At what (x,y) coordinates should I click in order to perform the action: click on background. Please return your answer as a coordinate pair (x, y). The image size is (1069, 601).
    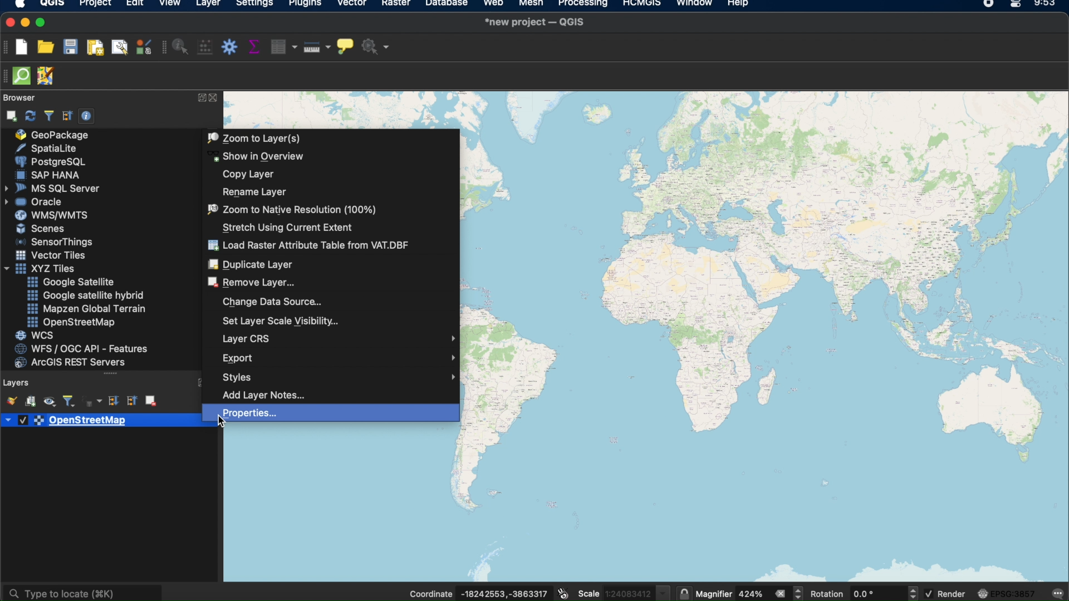
    Looking at the image, I should click on (764, 337).